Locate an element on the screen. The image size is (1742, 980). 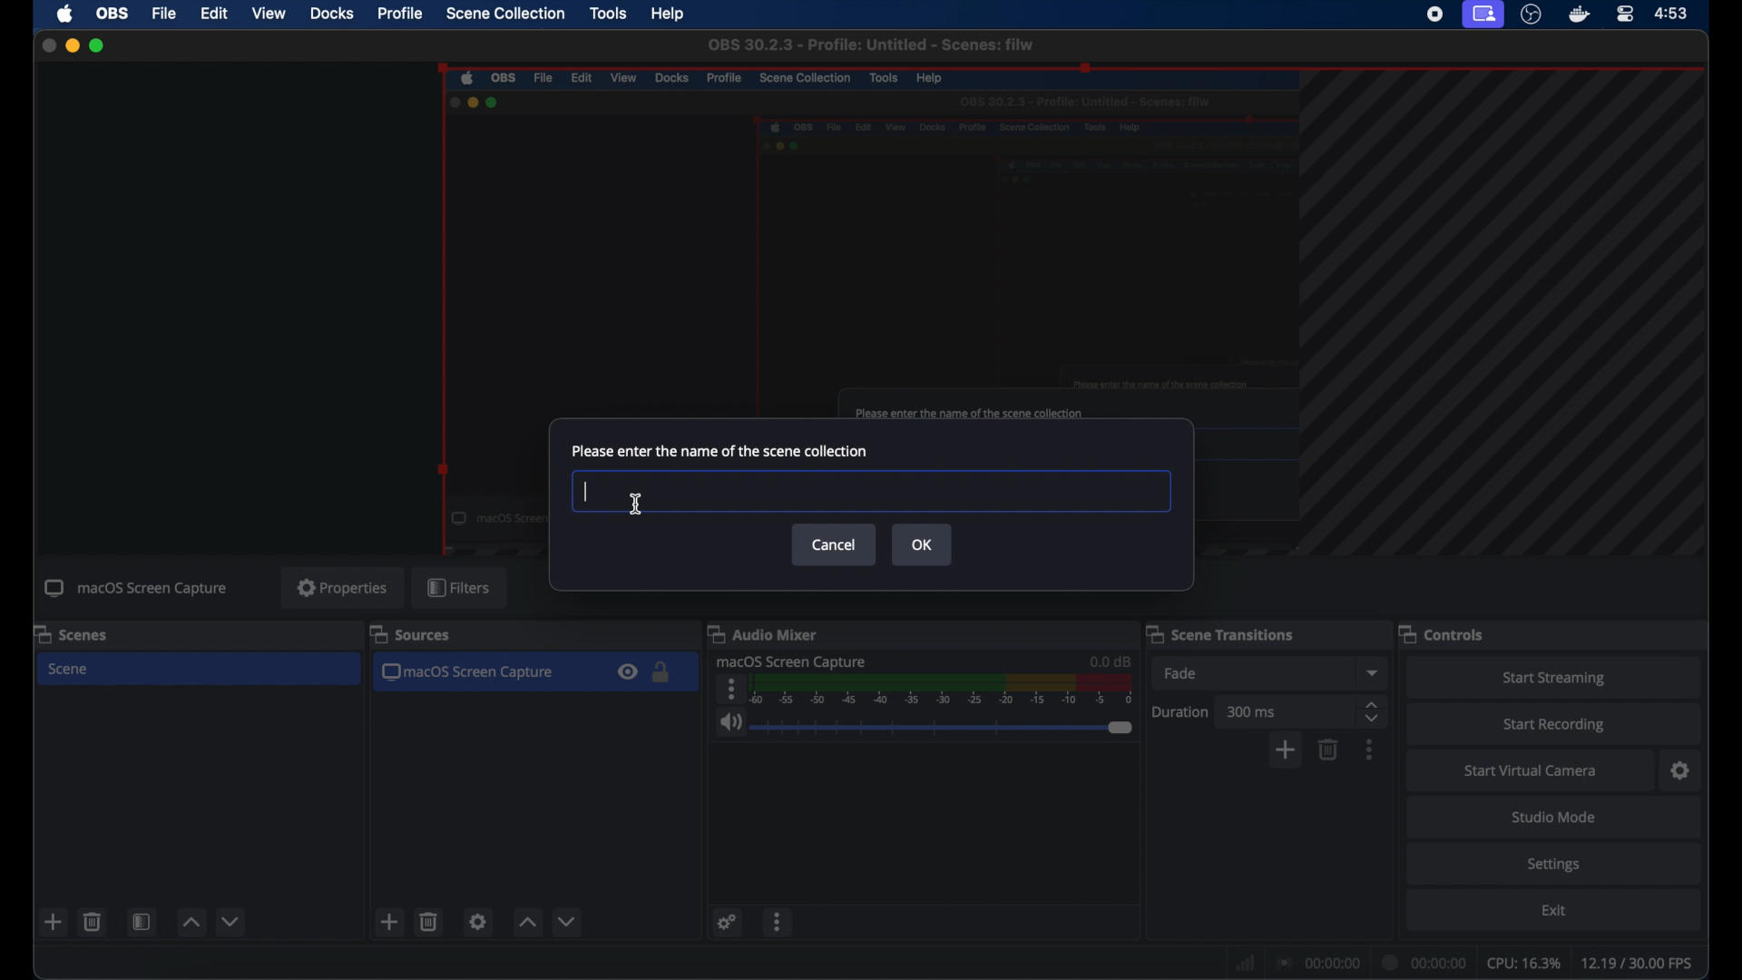
macOS screen capture is located at coordinates (793, 661).